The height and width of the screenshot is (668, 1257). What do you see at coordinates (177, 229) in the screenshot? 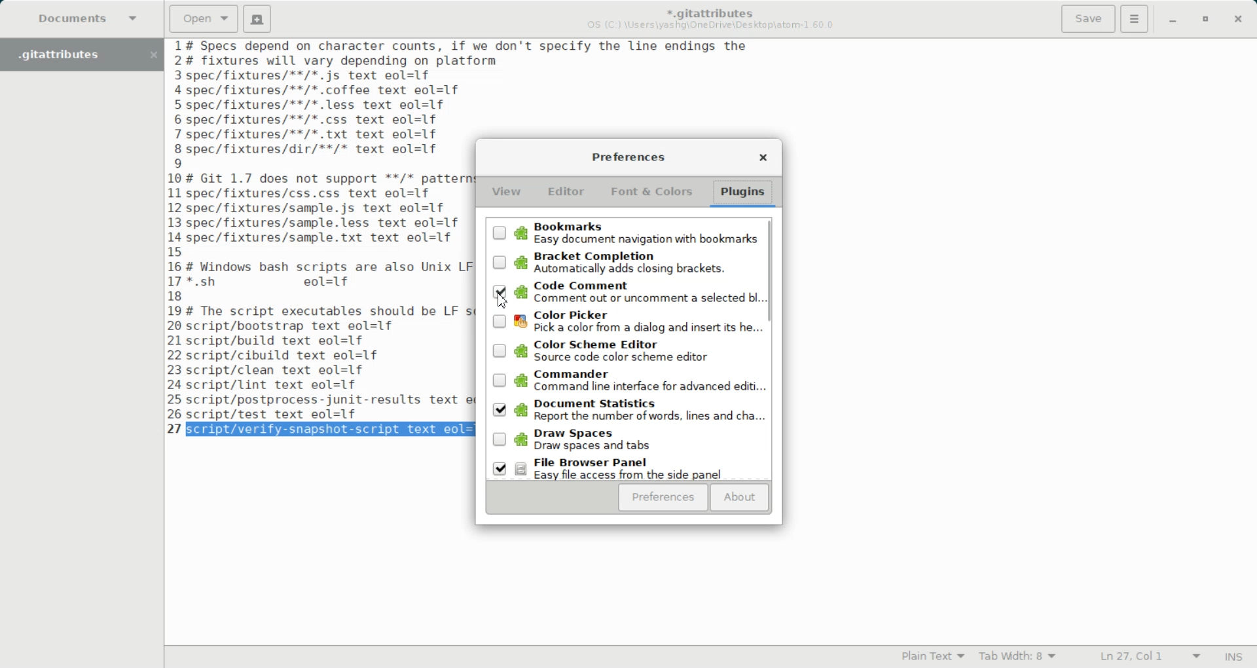
I see `text line number` at bounding box center [177, 229].